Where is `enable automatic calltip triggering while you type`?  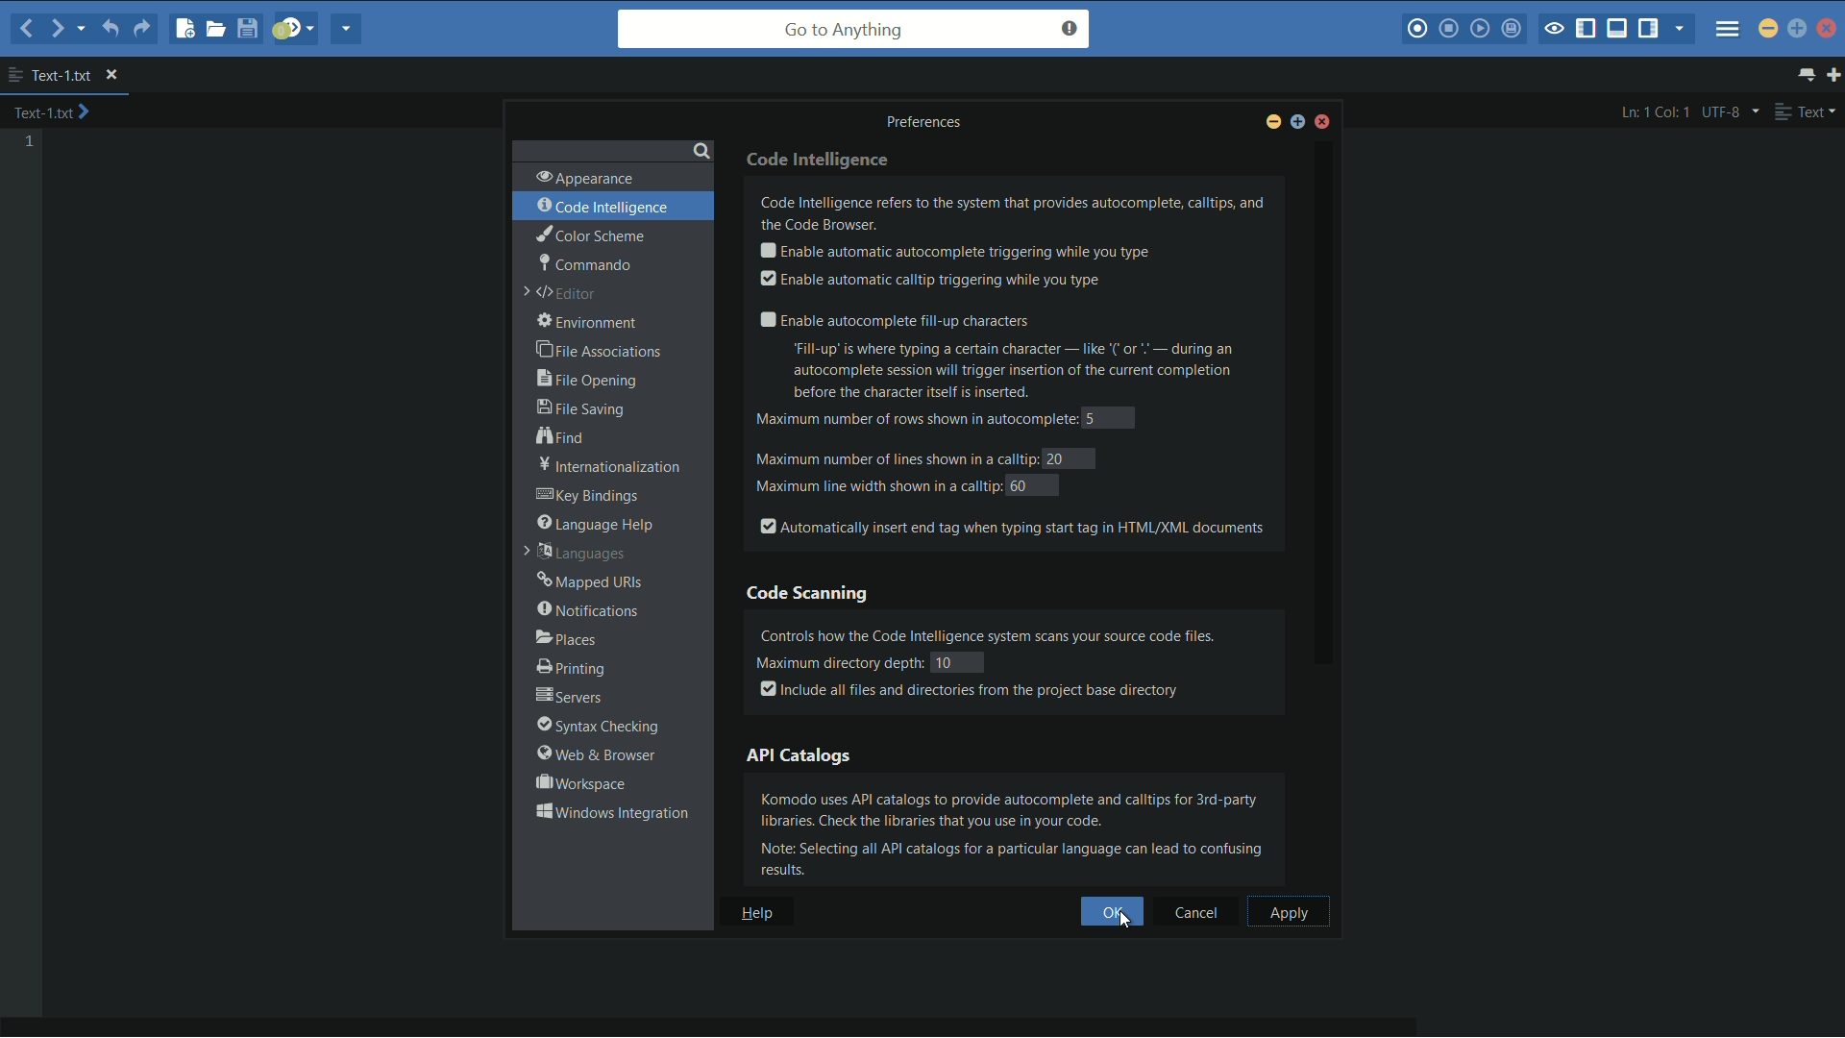
enable automatic calltip triggering while you type is located at coordinates (929, 281).